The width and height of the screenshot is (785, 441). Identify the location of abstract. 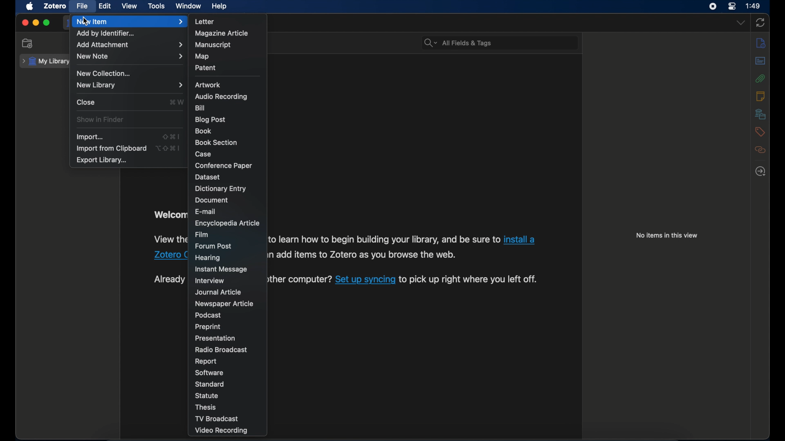
(760, 61).